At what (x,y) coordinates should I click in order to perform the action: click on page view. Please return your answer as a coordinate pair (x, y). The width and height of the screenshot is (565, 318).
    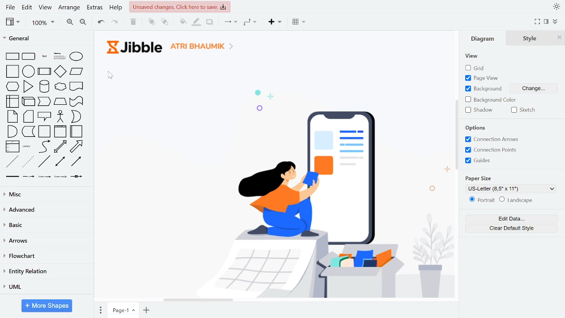
    Looking at the image, I should click on (483, 79).